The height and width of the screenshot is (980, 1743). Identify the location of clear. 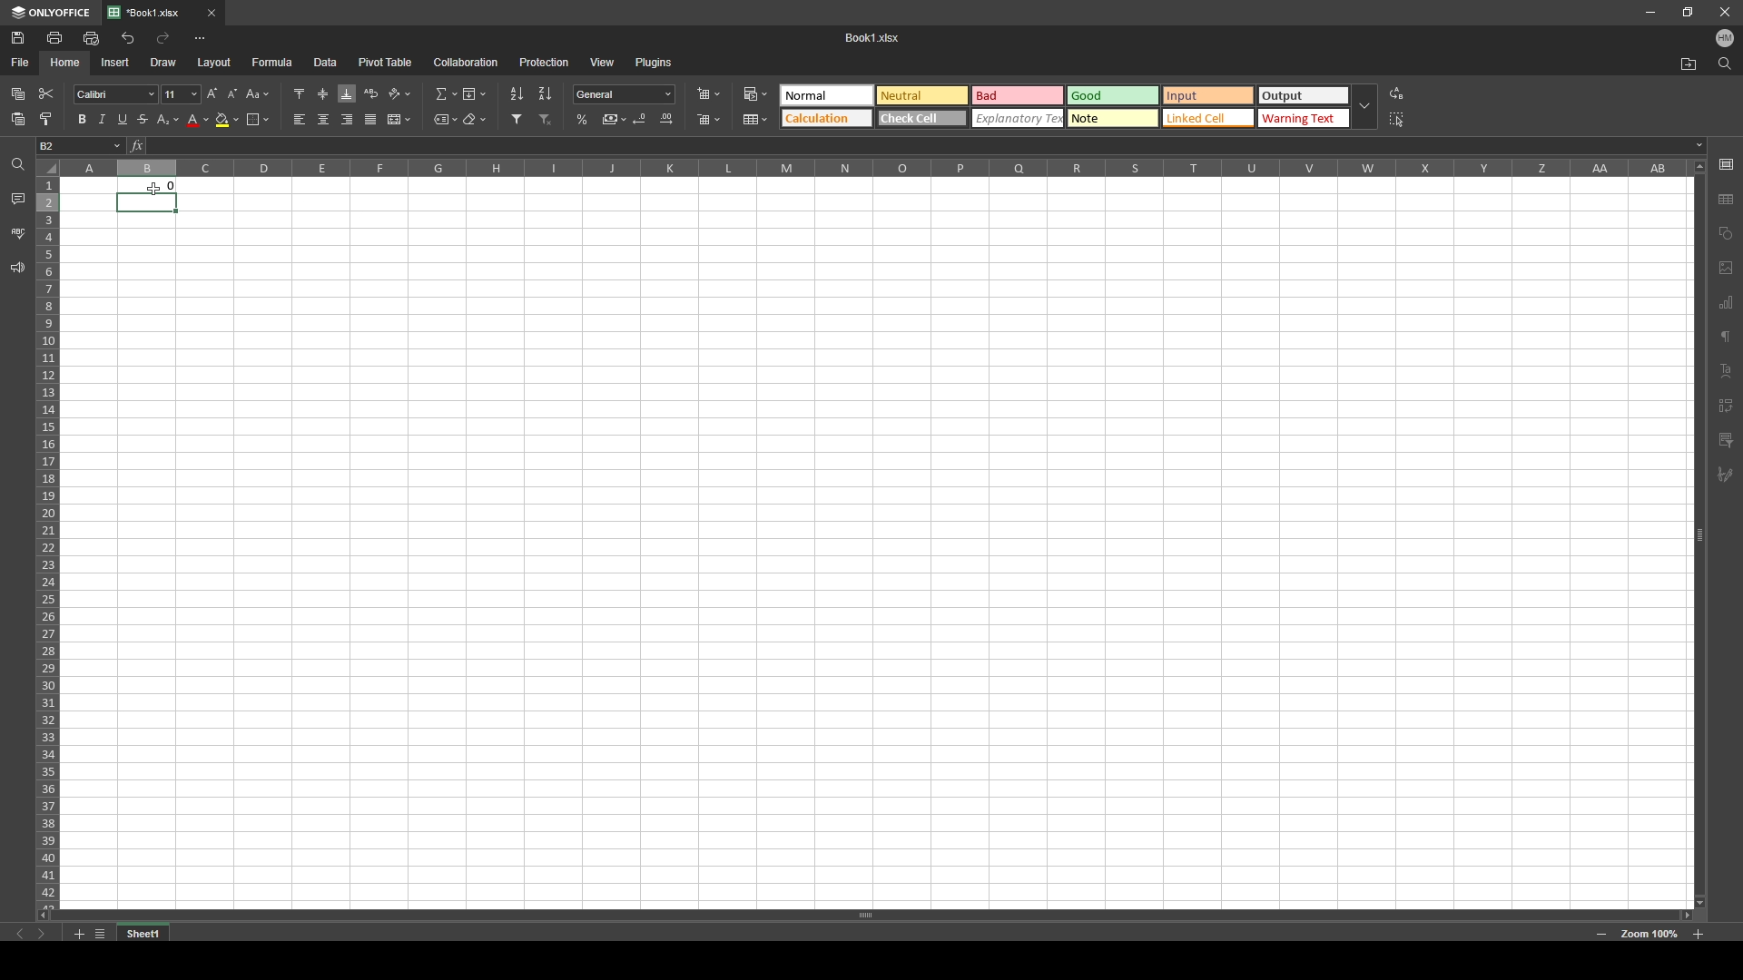
(474, 118).